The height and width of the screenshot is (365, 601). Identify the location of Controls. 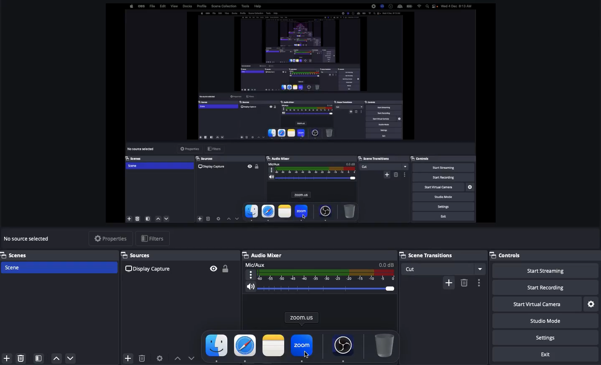
(510, 254).